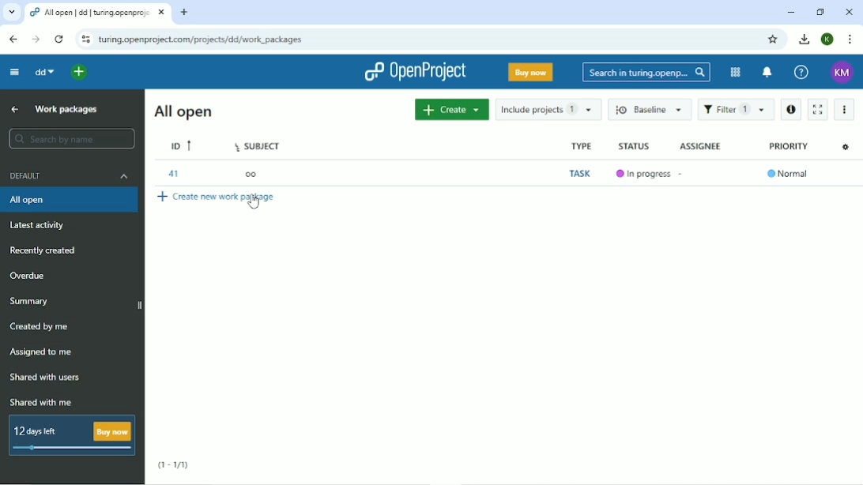 This screenshot has height=485, width=863. I want to click on Filter 1, so click(736, 110).